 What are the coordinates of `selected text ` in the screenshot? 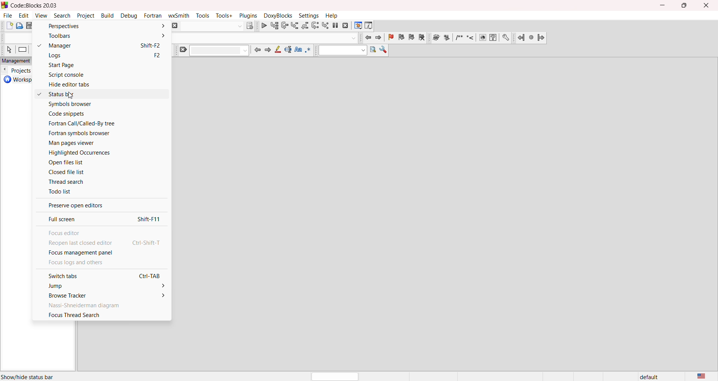 It's located at (289, 51).